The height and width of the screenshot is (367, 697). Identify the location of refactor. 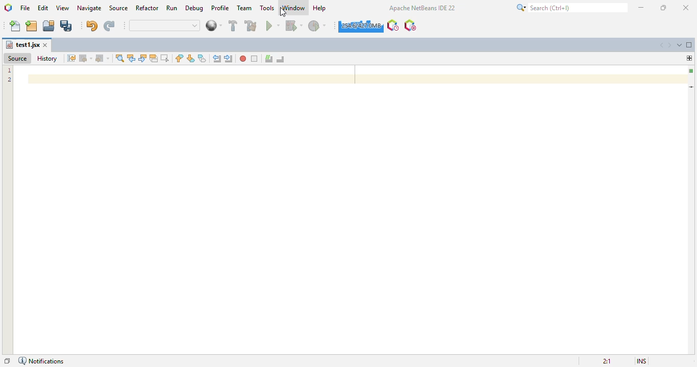
(147, 8).